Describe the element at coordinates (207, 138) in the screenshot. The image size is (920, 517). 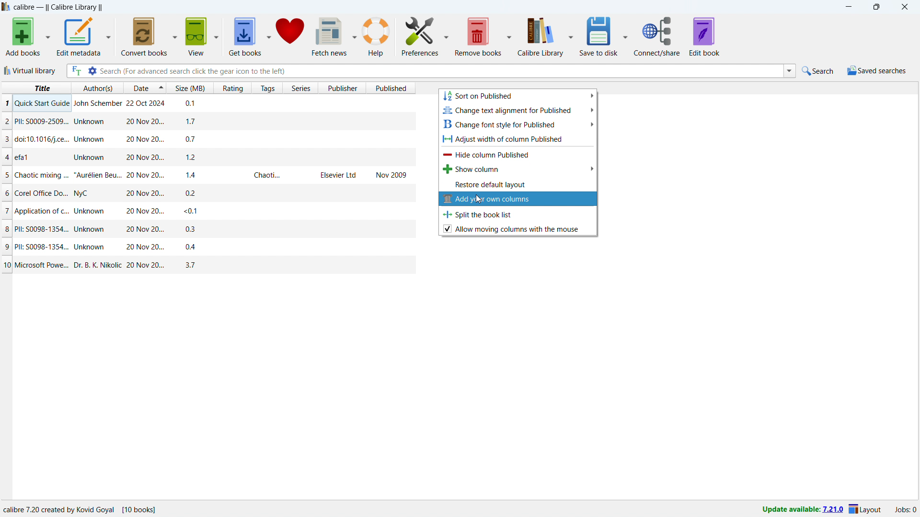
I see `3 | doi:10.1016/j.ce... Unknown 20 Nov 20... 07` at that location.